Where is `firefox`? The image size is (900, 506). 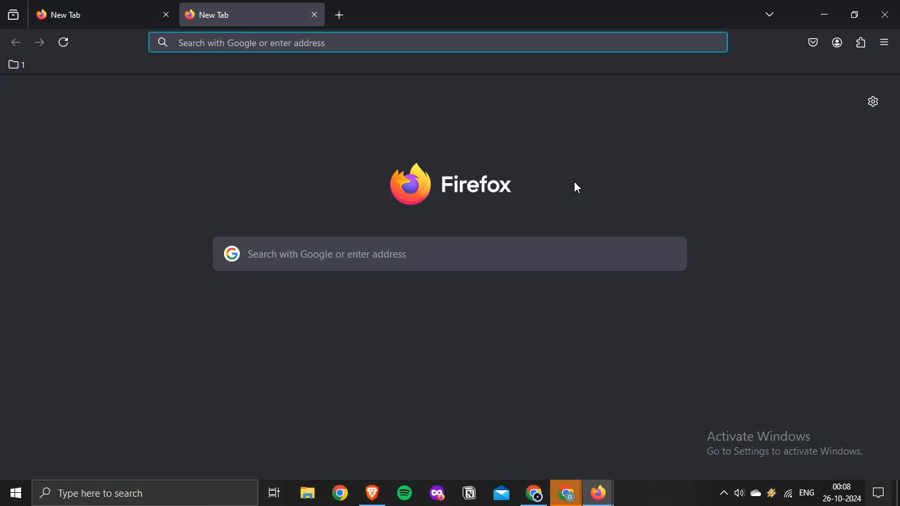
firefox is located at coordinates (603, 492).